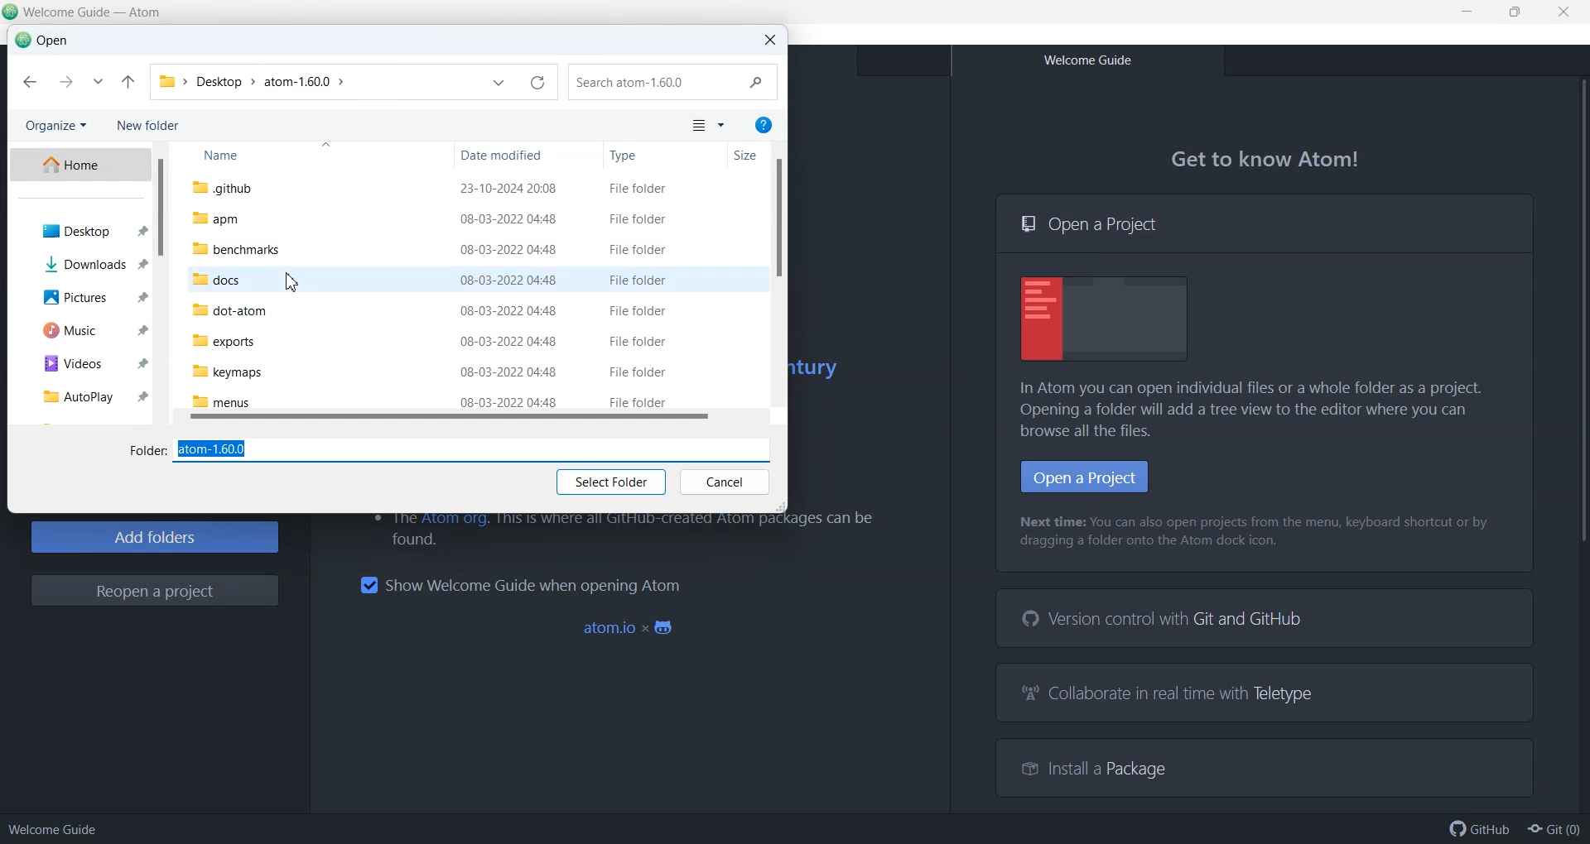 Image resolution: width=1590 pixels, height=844 pixels. I want to click on apm, so click(217, 219).